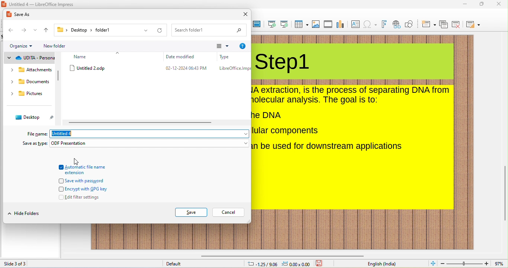 The width and height of the screenshot is (508, 268). Describe the element at coordinates (396, 25) in the screenshot. I see `hyperlink` at that location.